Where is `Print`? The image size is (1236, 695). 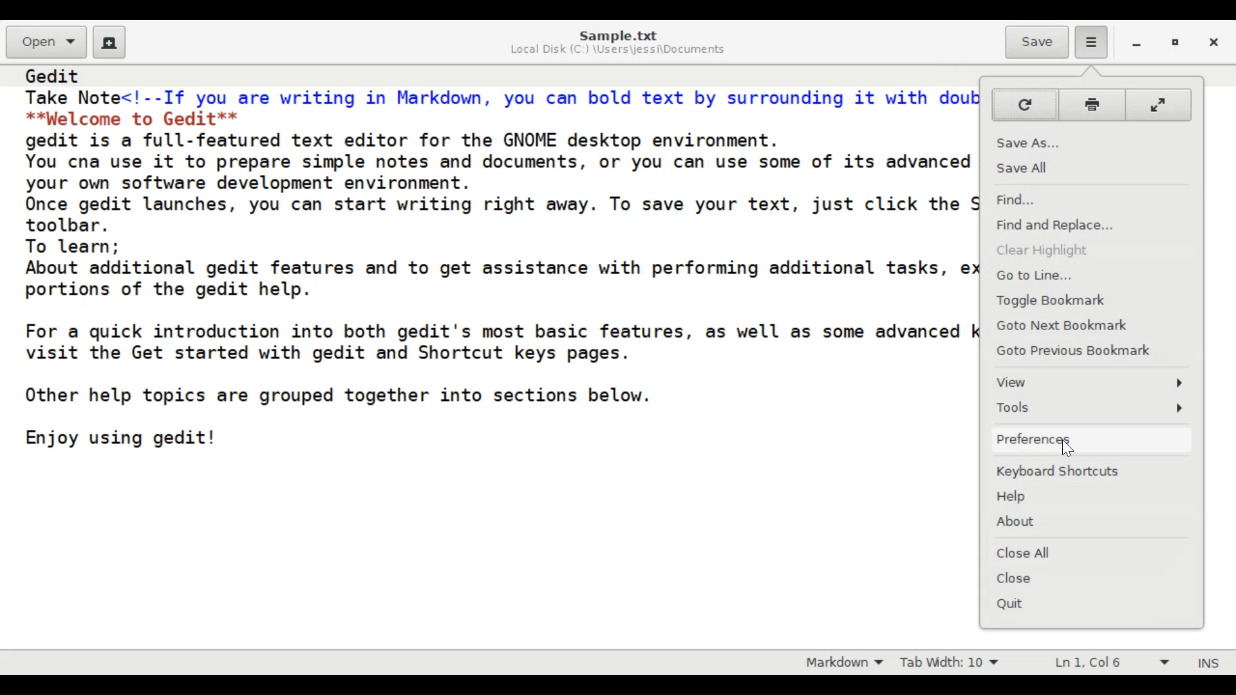 Print is located at coordinates (1091, 105).